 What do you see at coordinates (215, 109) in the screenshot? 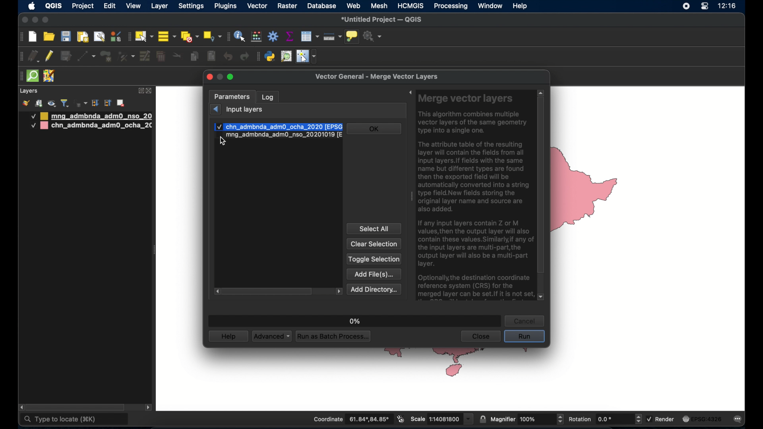
I see `previous` at bounding box center [215, 109].